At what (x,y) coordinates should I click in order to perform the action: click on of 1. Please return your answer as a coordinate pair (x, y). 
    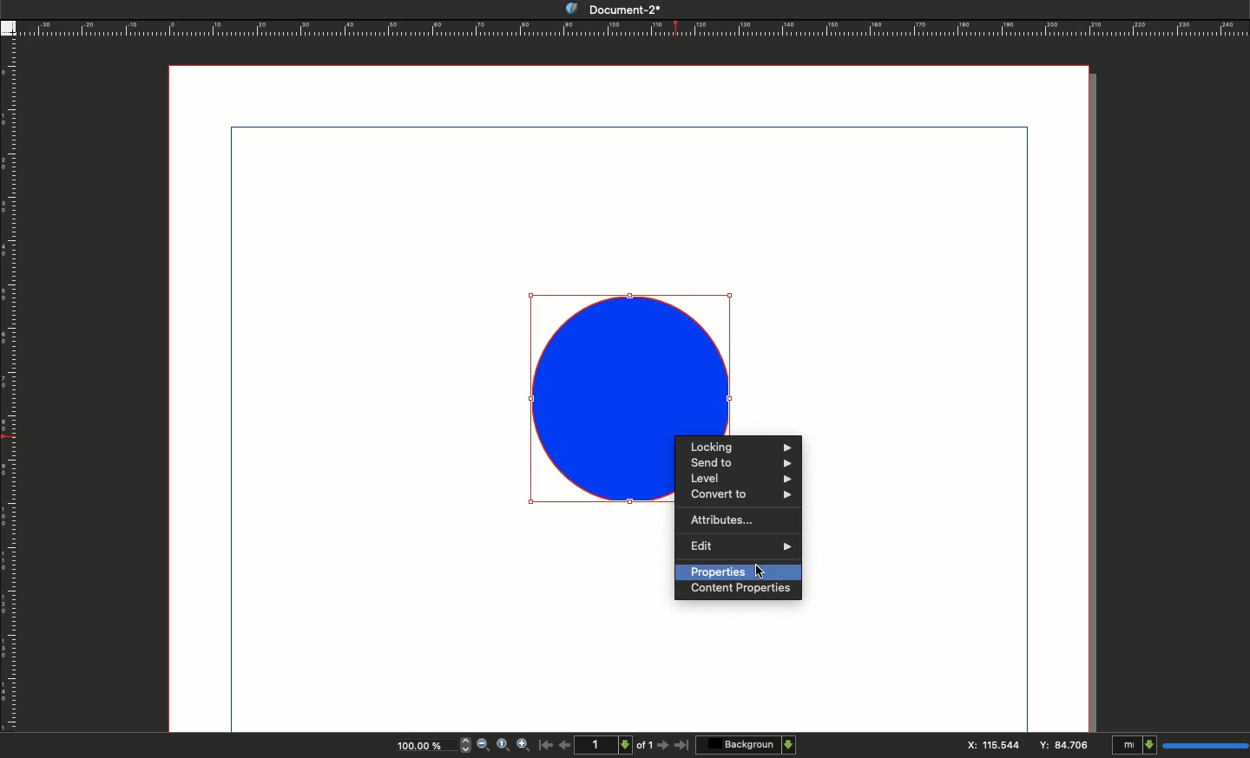
    Looking at the image, I should click on (645, 748).